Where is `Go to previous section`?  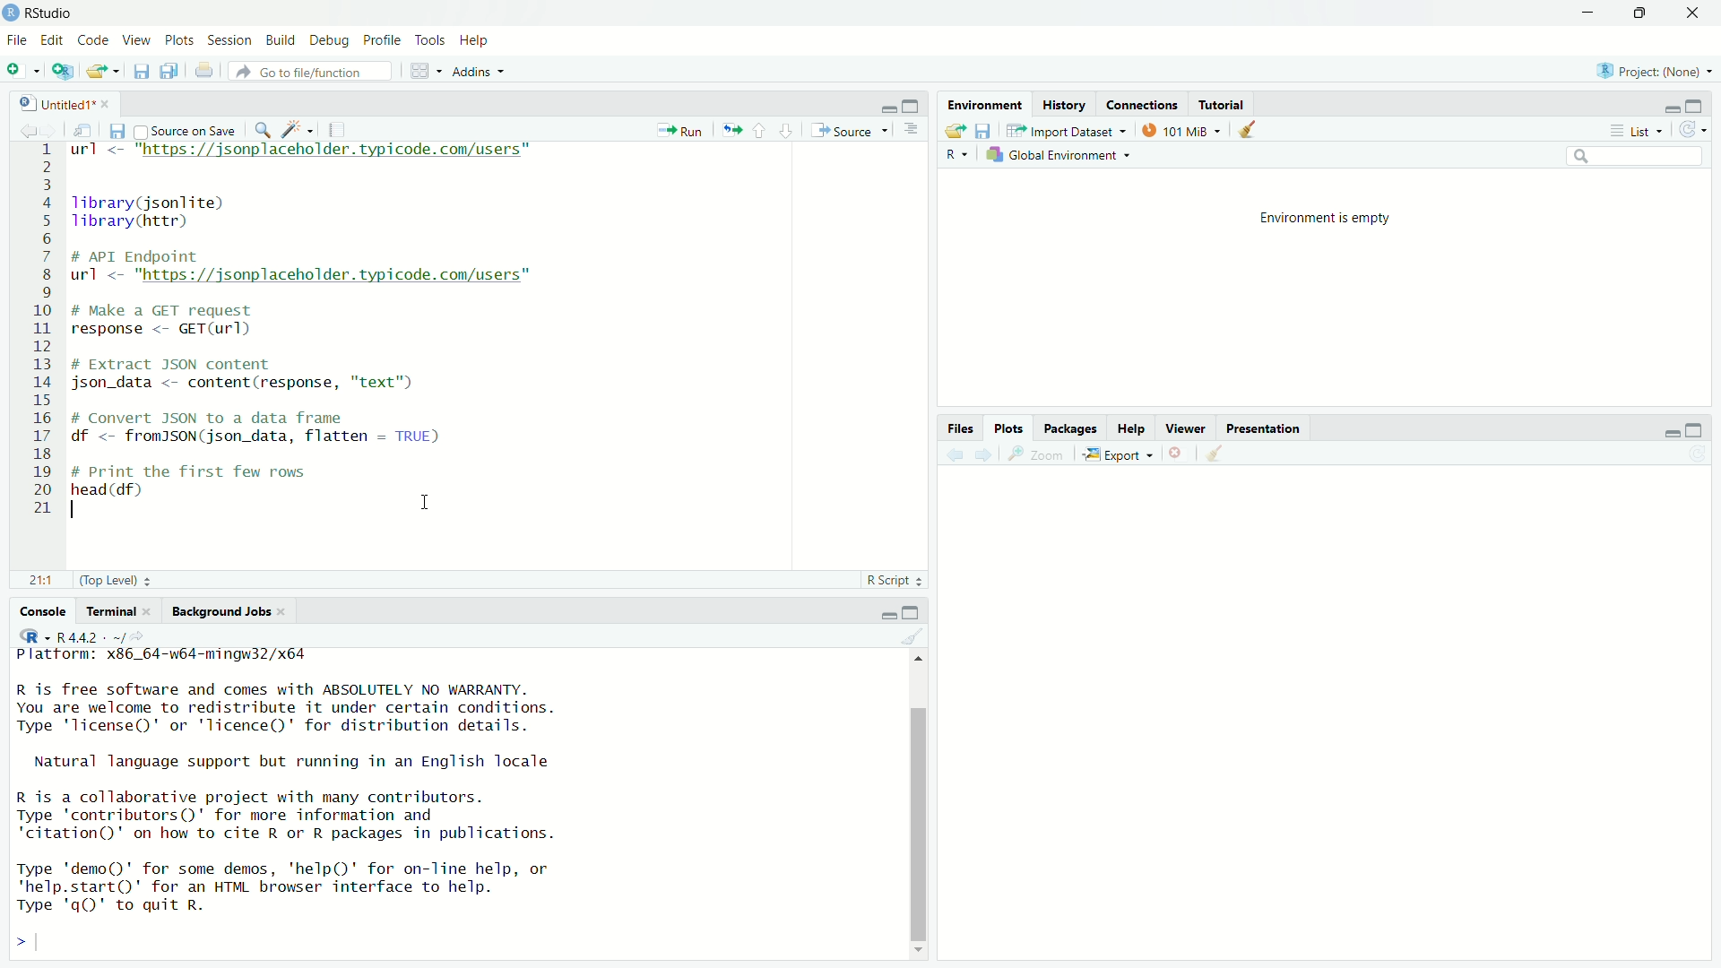 Go to previous section is located at coordinates (758, 132).